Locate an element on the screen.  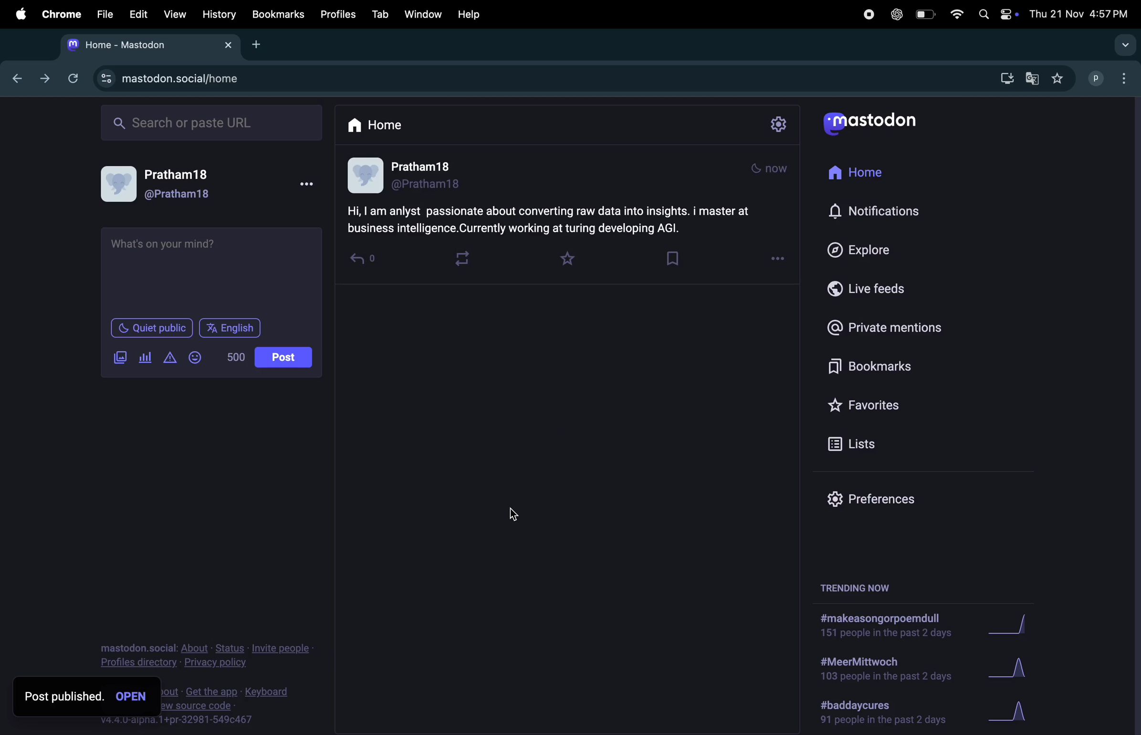
down load is located at coordinates (1002, 80).